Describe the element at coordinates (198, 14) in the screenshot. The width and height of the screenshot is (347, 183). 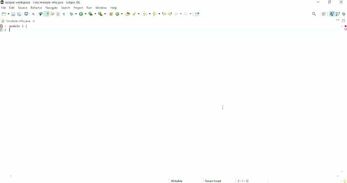
I see `Pin Editor` at that location.